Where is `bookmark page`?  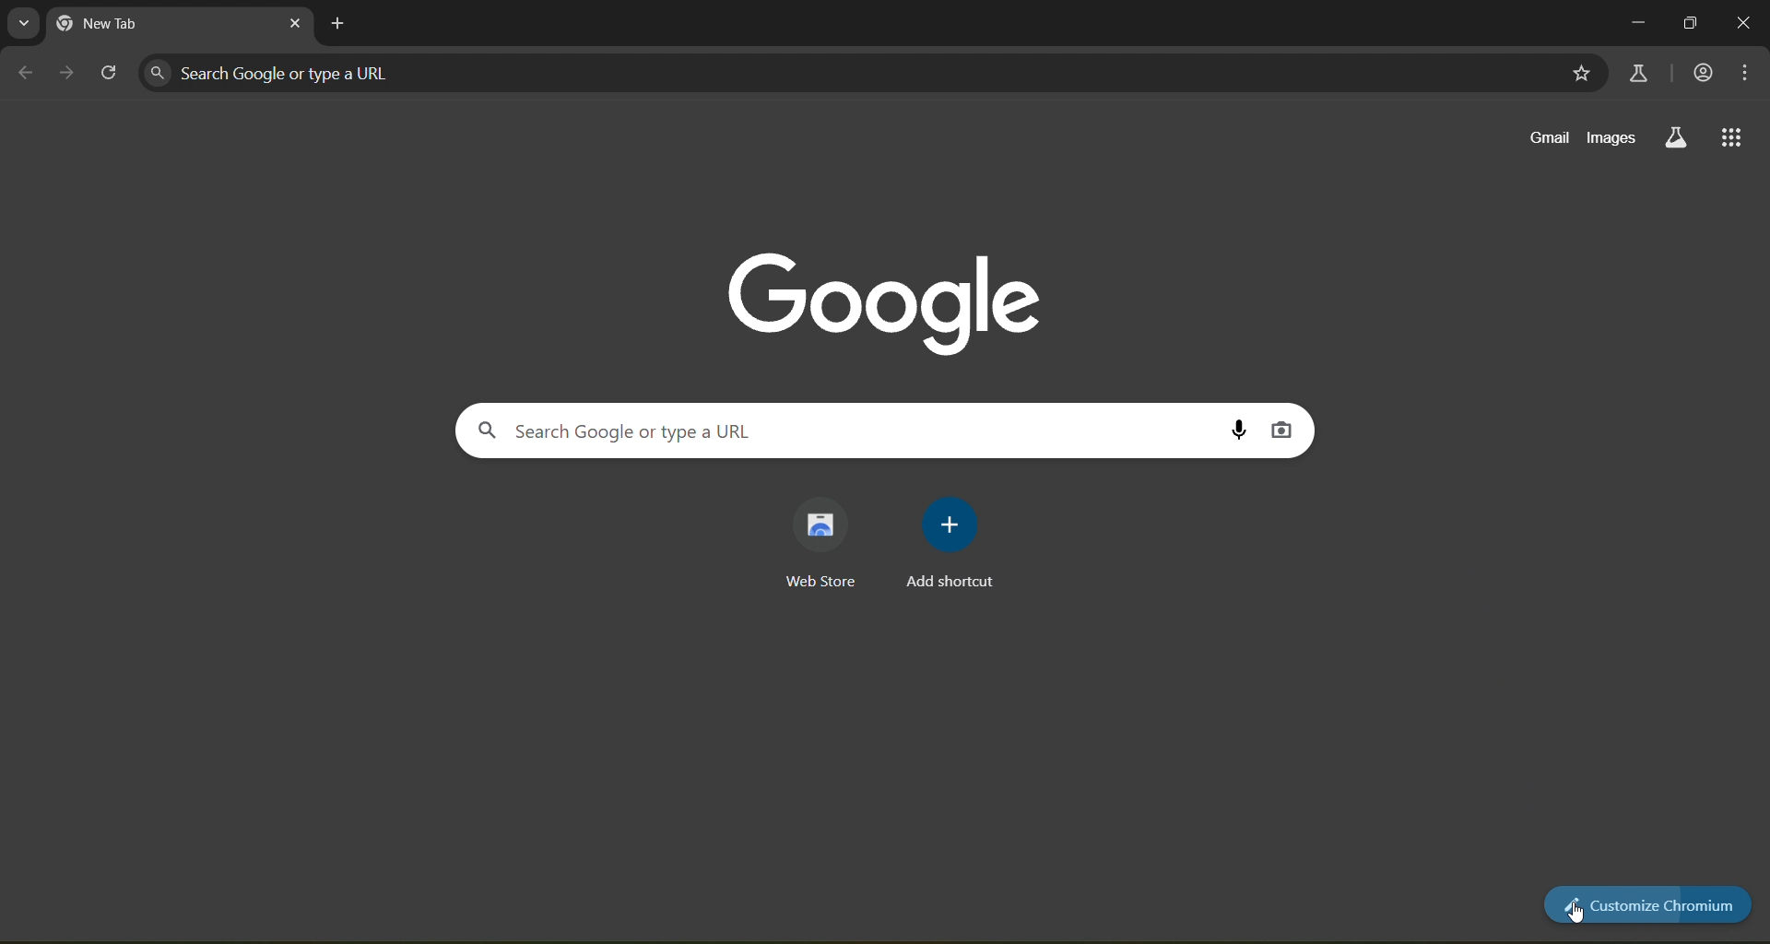
bookmark page is located at coordinates (1581, 74).